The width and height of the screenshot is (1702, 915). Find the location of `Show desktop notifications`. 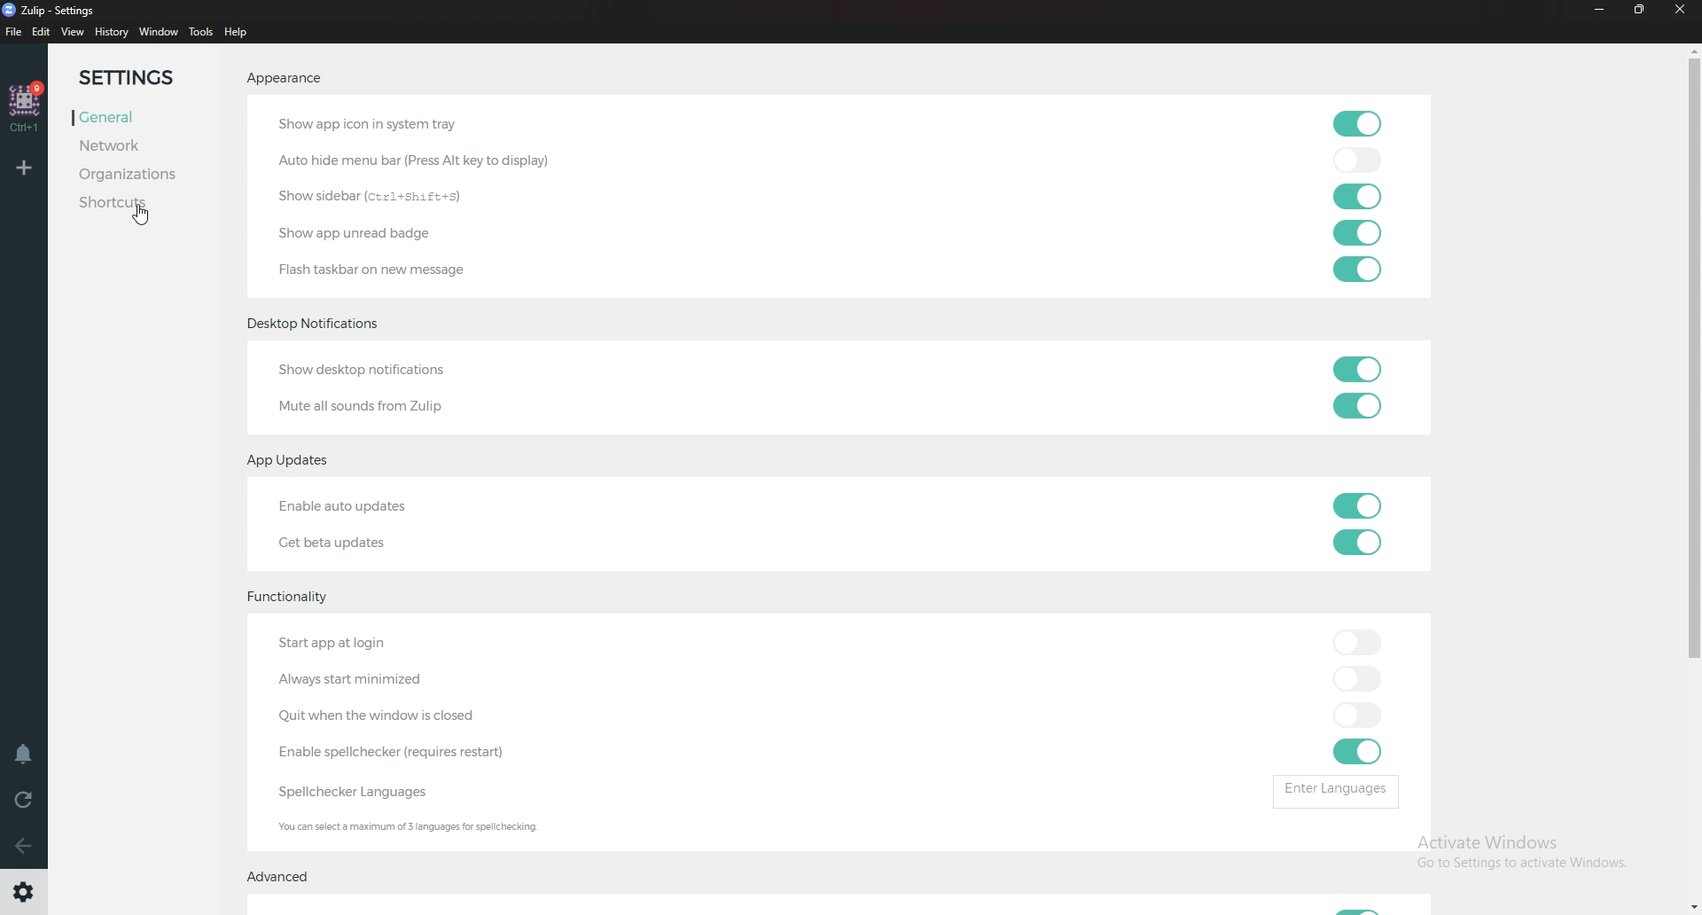

Show desktop notifications is located at coordinates (391, 367).